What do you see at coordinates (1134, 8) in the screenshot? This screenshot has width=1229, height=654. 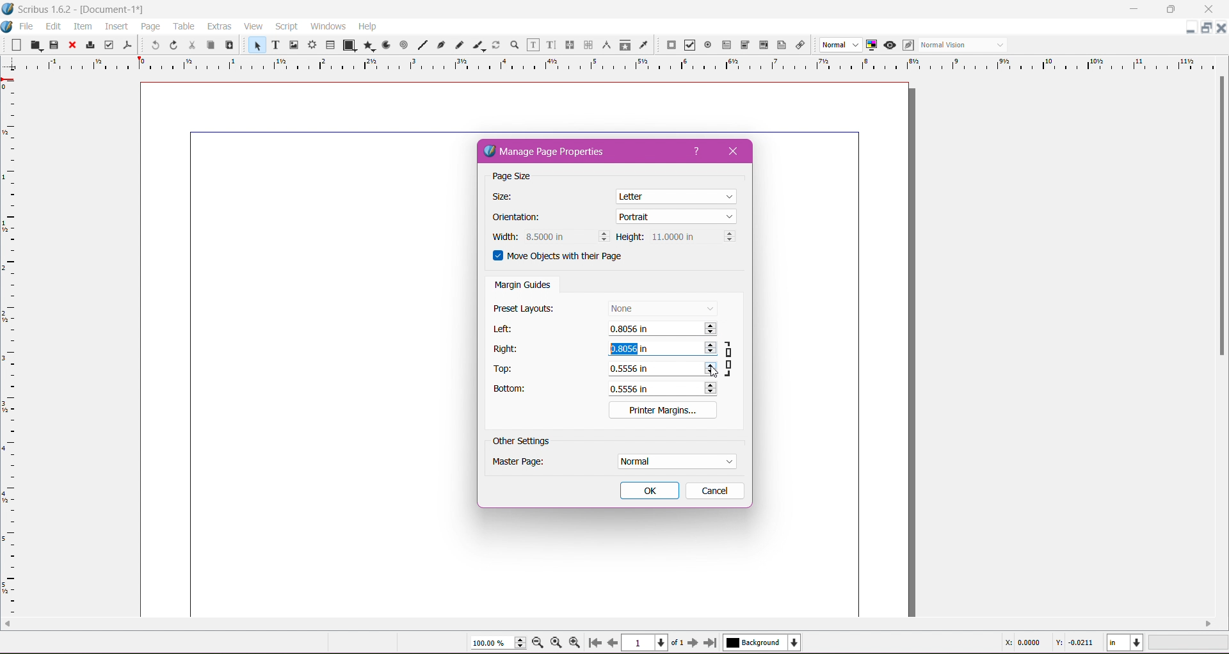 I see `Minimize` at bounding box center [1134, 8].